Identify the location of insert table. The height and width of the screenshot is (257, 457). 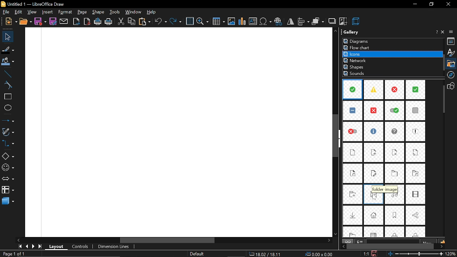
(218, 22).